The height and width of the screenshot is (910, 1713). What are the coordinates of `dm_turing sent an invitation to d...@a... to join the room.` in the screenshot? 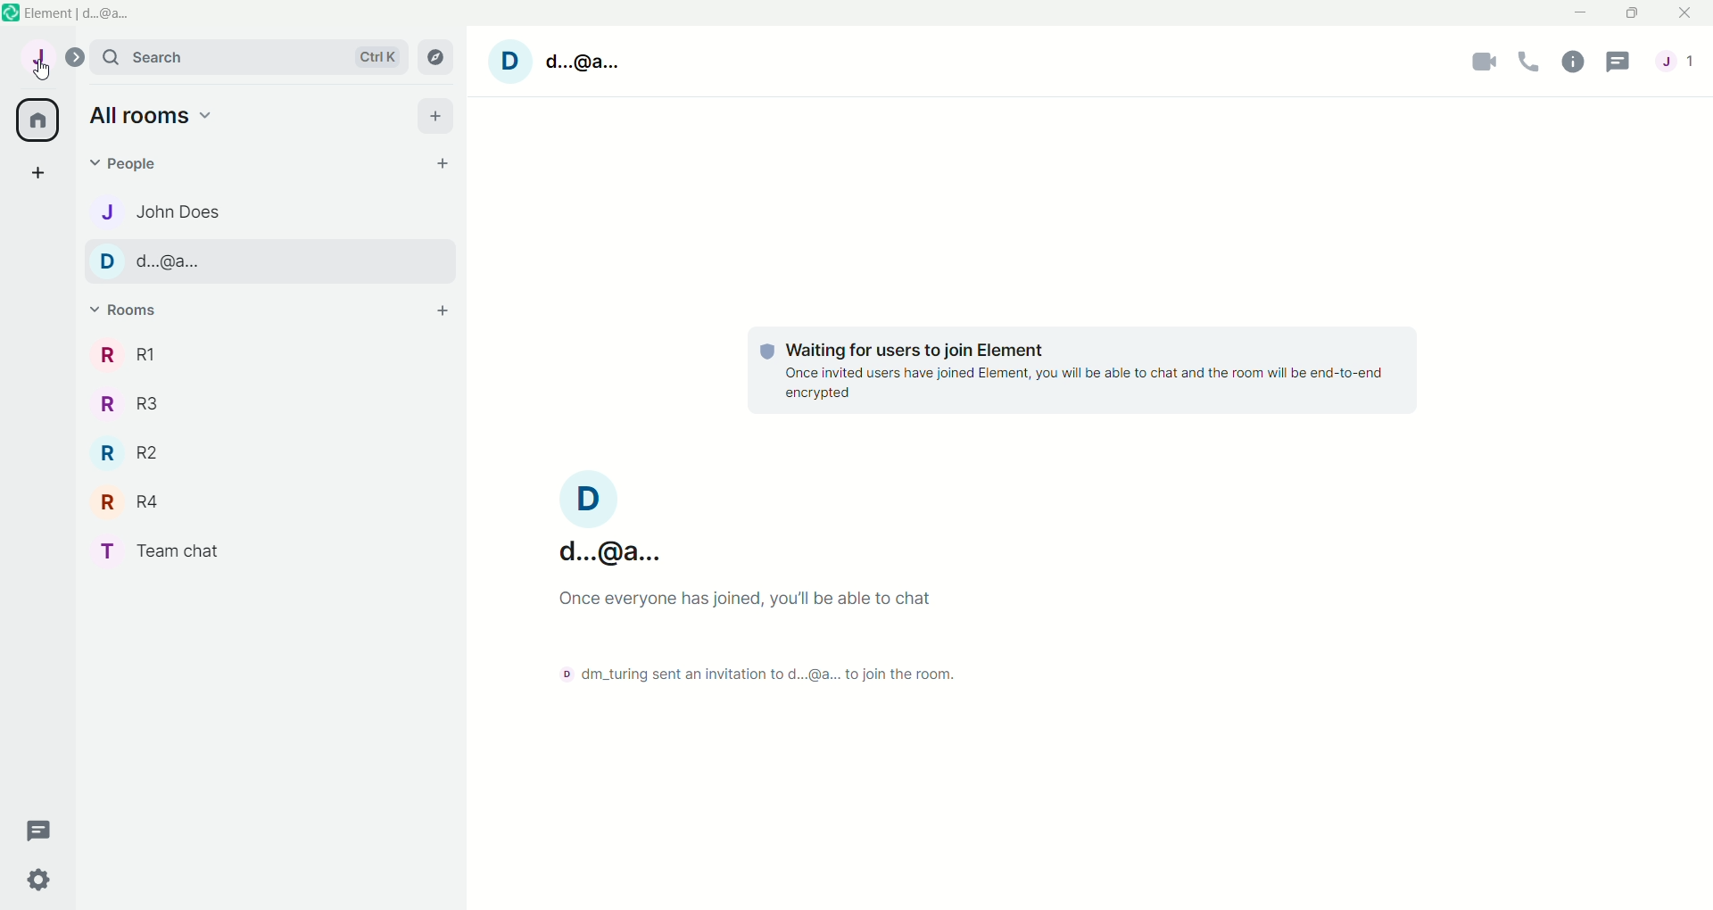 It's located at (765, 674).